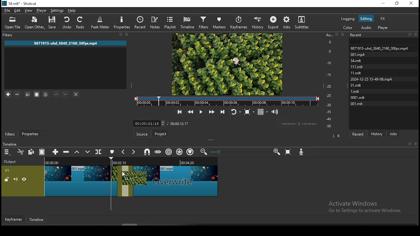 The image size is (420, 236). What do you see at coordinates (226, 101) in the screenshot?
I see `Progress bar` at bounding box center [226, 101].